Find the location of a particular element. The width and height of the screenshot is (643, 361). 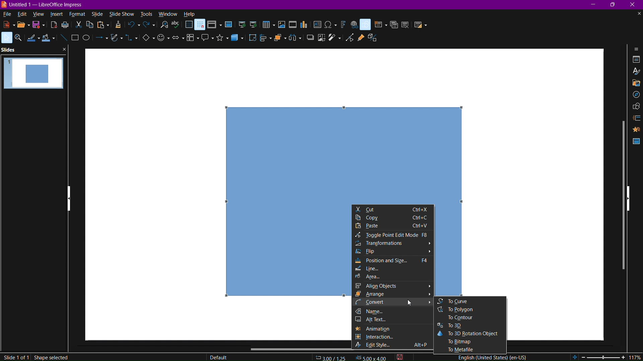

Duplicate Slide is located at coordinates (394, 25).